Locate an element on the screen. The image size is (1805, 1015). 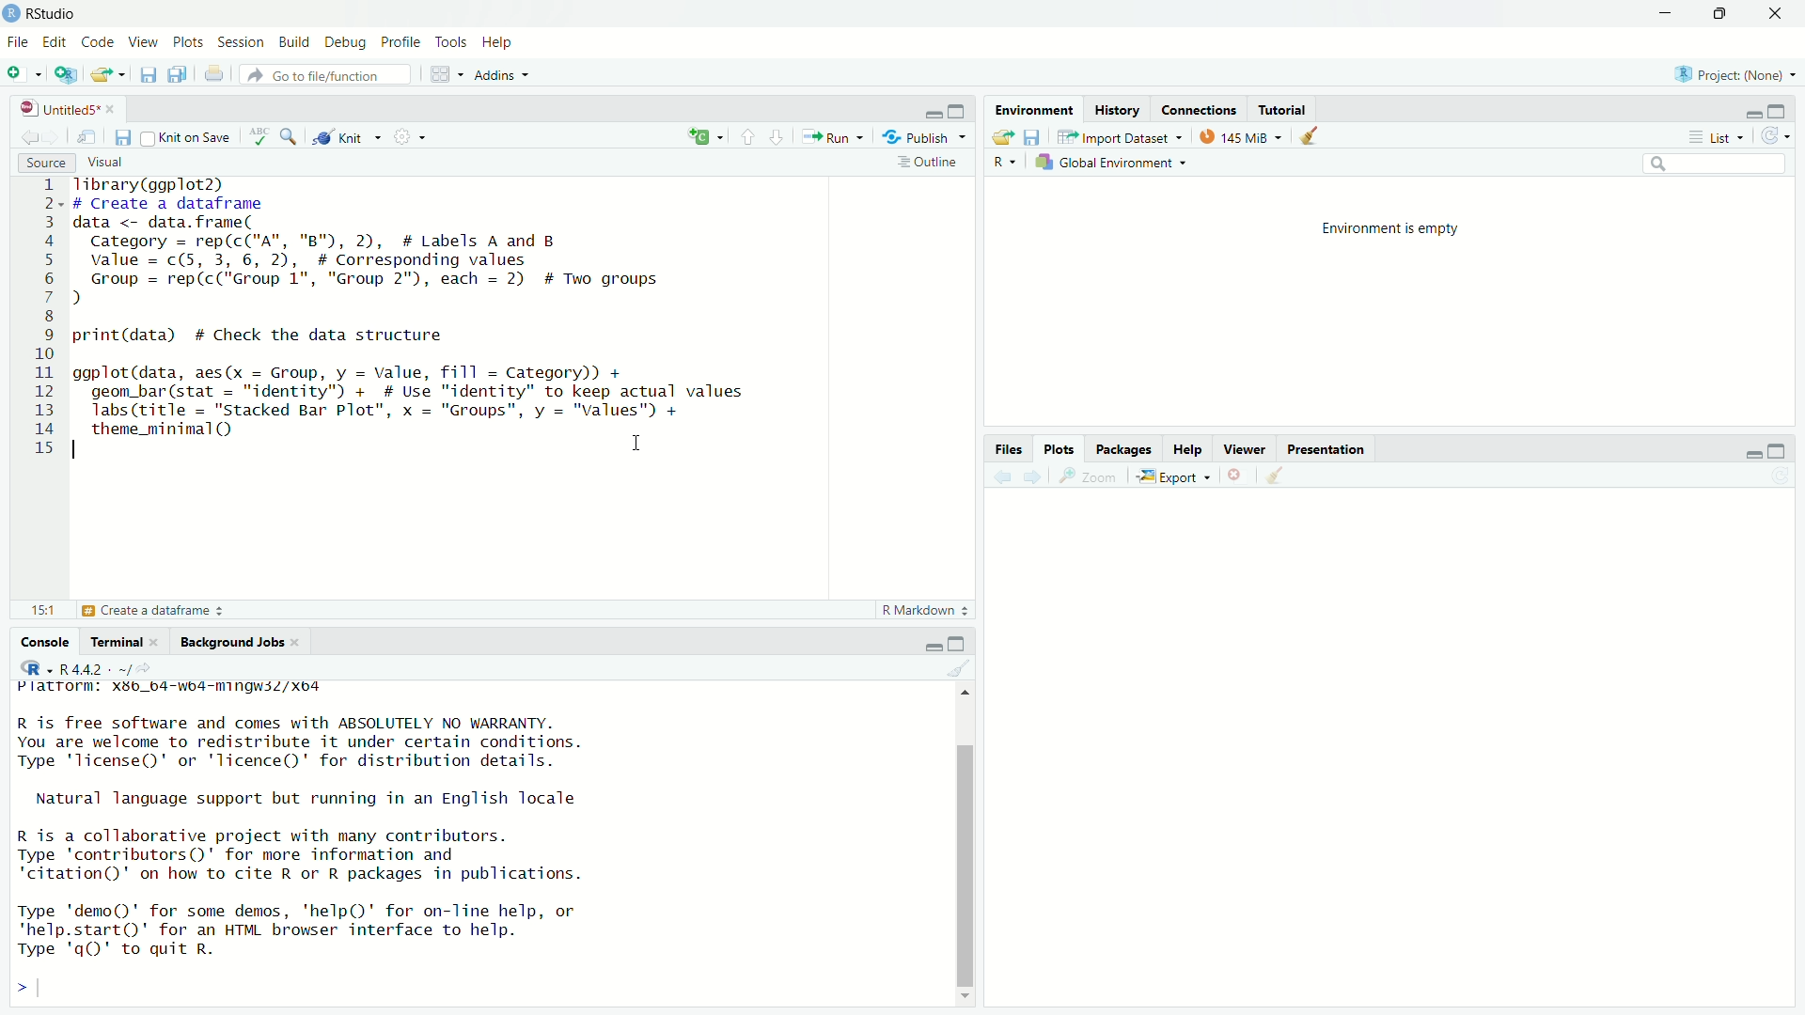
Minimize is located at coordinates (1750, 113).